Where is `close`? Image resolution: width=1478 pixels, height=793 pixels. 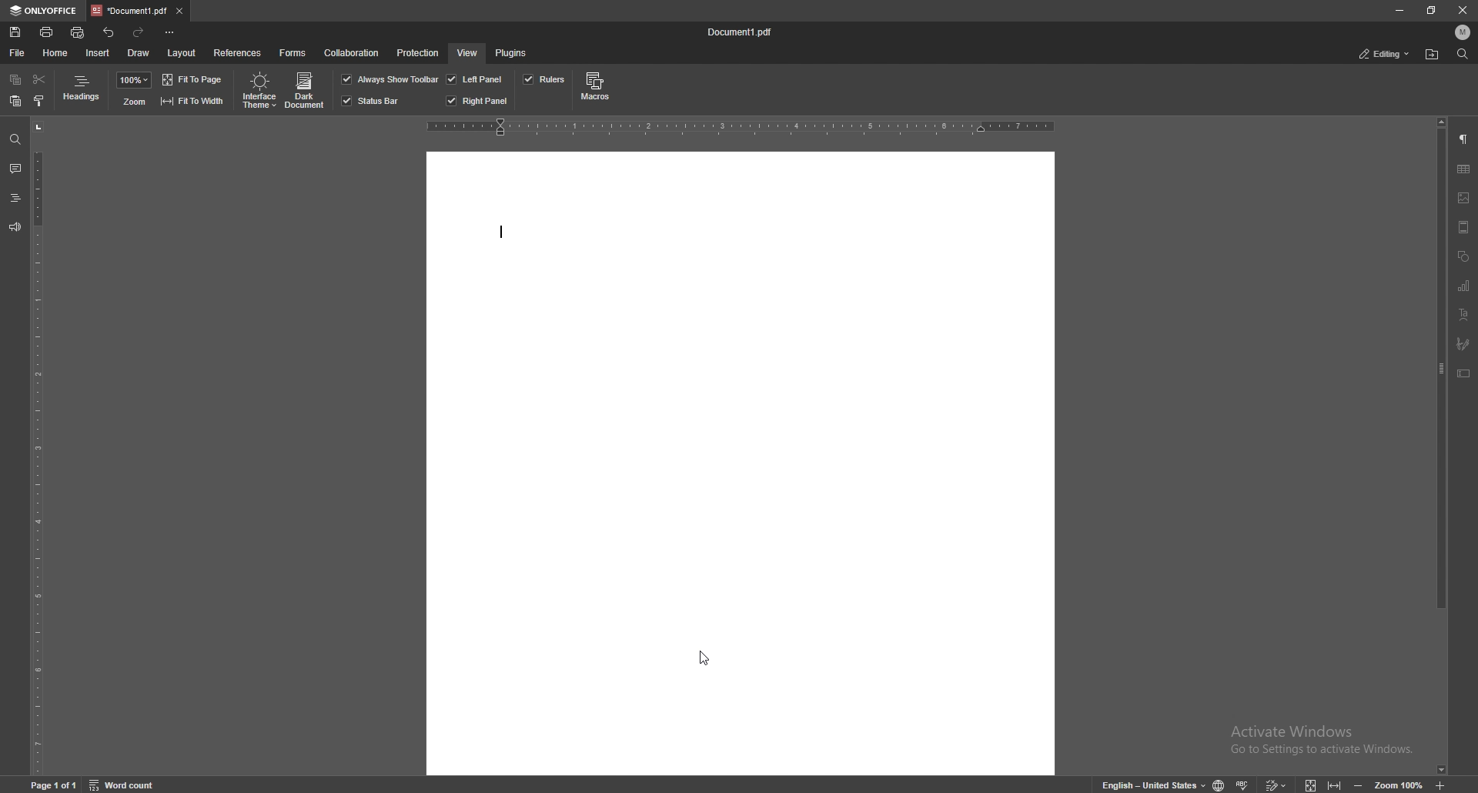 close is located at coordinates (1466, 10).